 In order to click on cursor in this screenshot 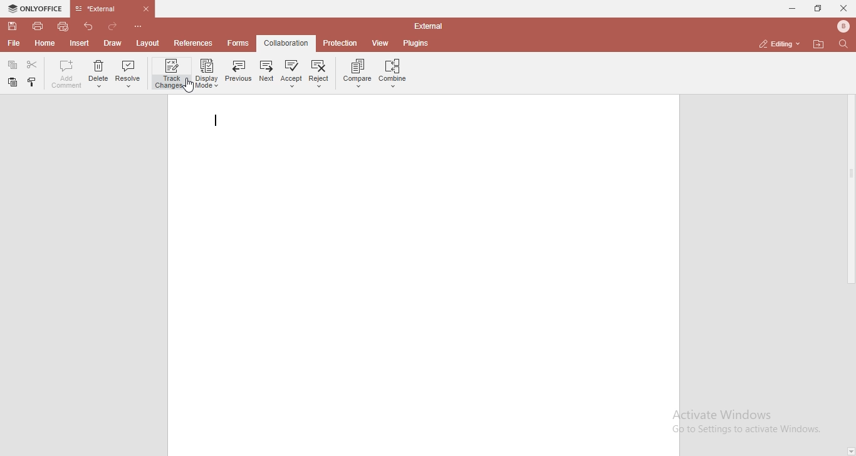, I will do `click(187, 85)`.